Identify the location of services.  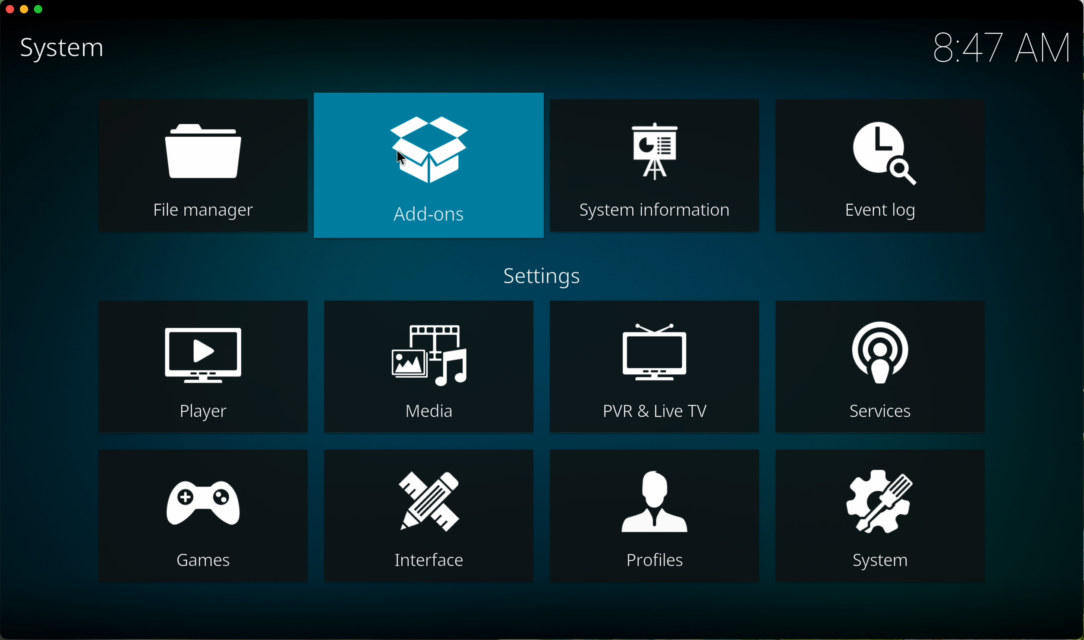
(881, 367).